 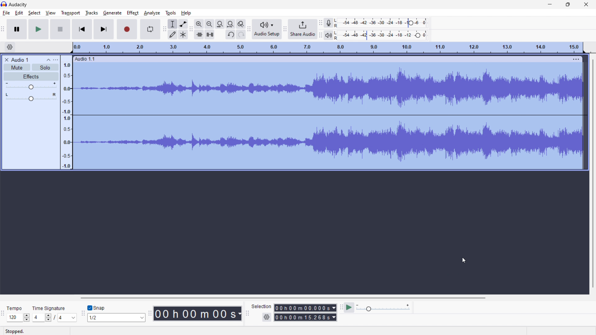 I want to click on skip to last, so click(x=104, y=29).